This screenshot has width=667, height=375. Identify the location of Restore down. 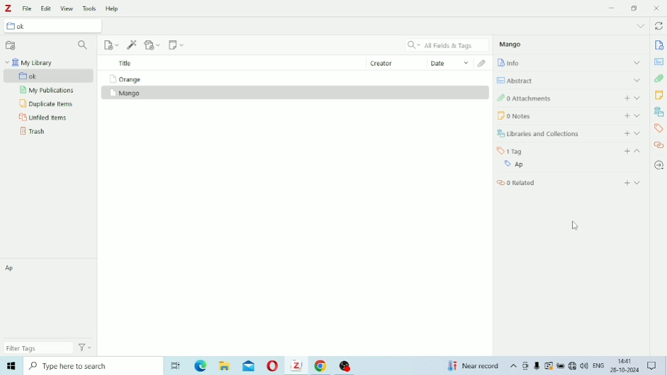
(635, 9).